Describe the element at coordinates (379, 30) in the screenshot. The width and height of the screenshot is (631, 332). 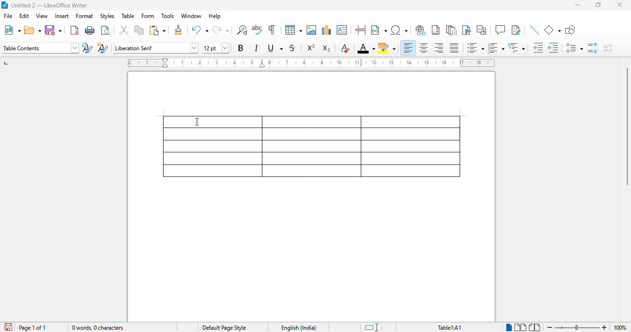
I see `insert field` at that location.